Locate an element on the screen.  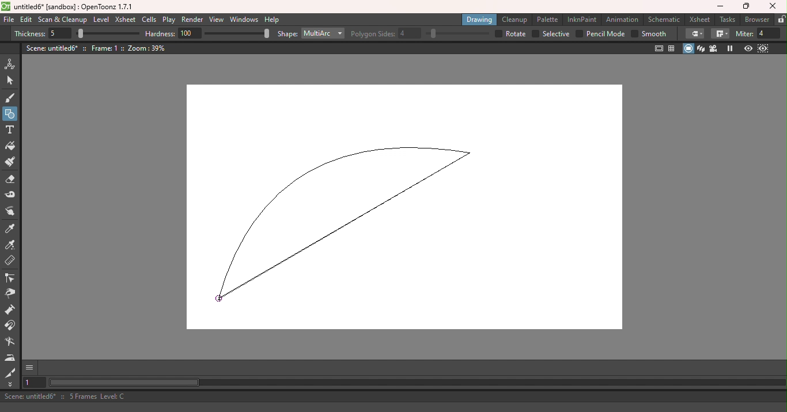
Field guide is located at coordinates (673, 49).